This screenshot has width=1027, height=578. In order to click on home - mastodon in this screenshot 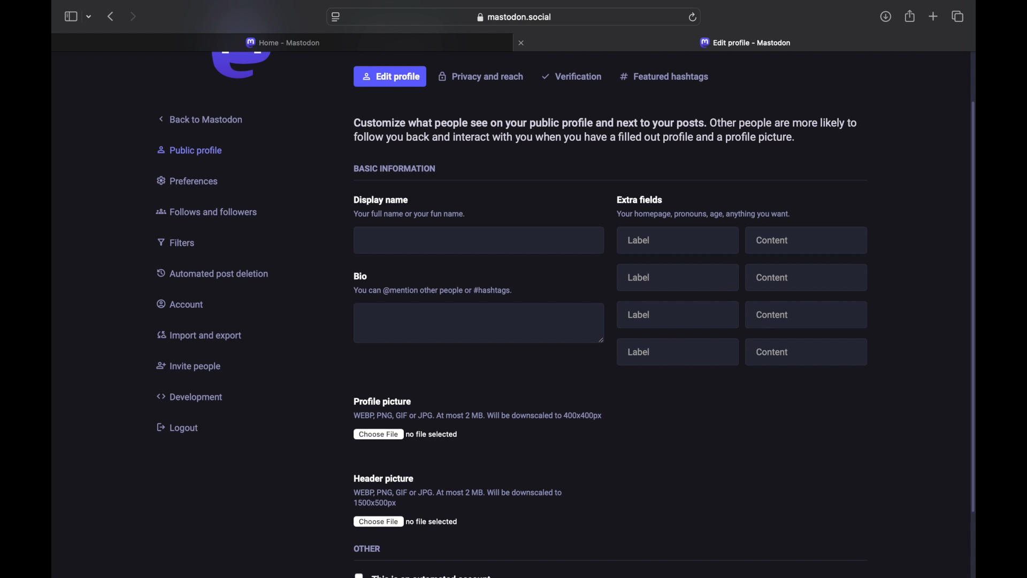, I will do `click(283, 43)`.